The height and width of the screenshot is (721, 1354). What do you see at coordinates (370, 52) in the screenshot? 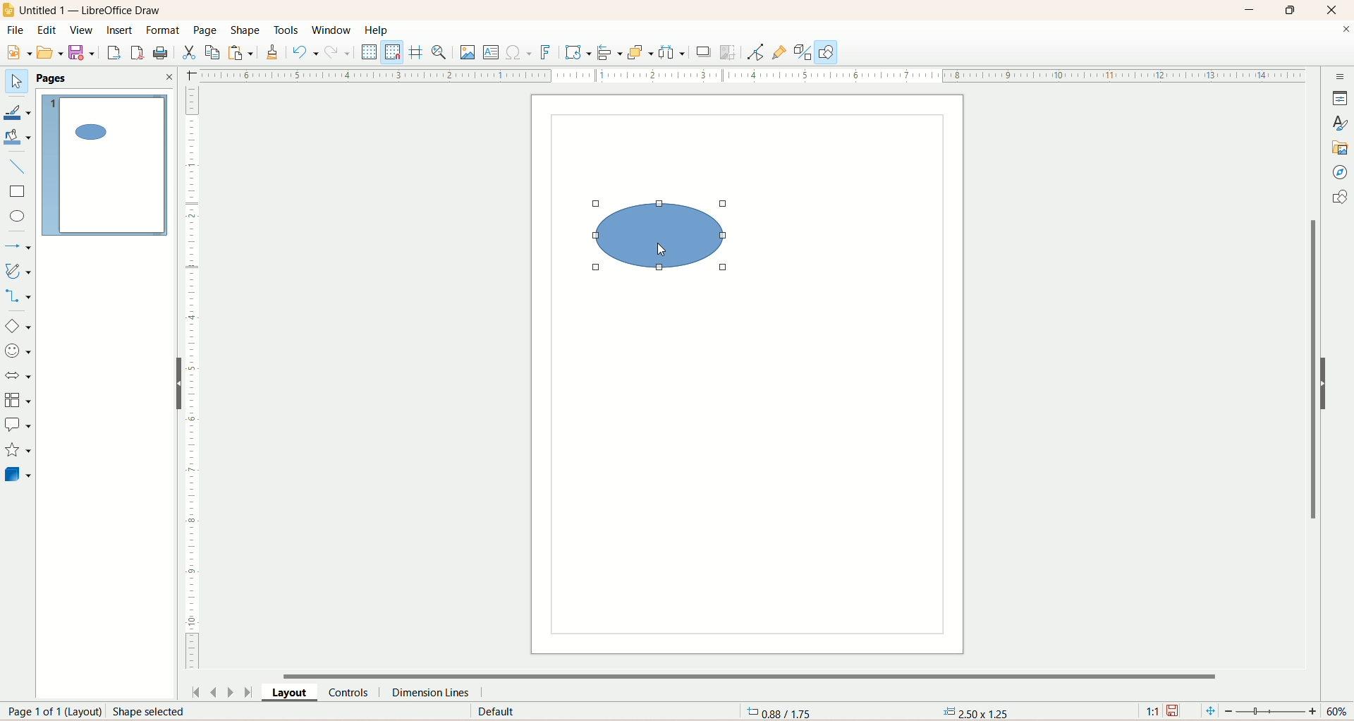
I see `display grid` at bounding box center [370, 52].